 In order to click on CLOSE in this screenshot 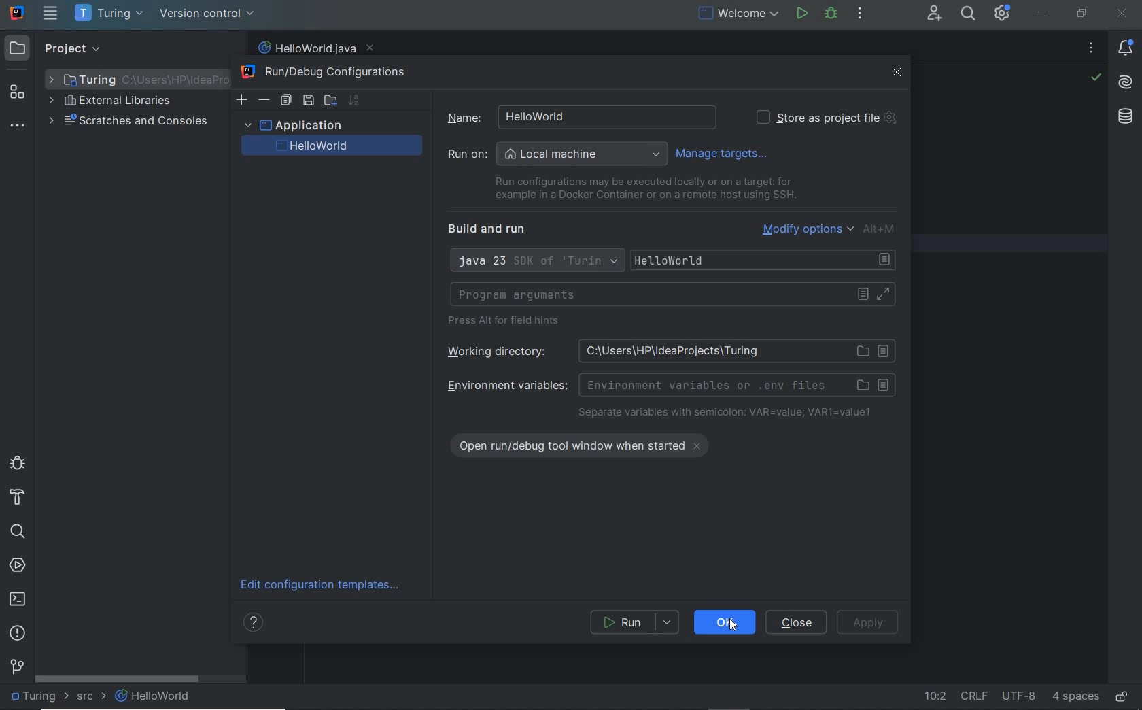, I will do `click(1122, 14)`.